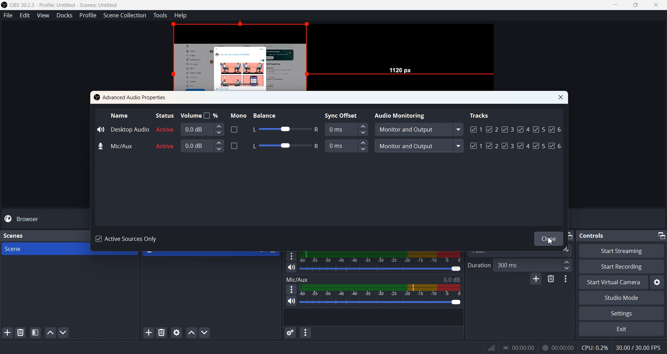 The width and height of the screenshot is (667, 354). What do you see at coordinates (489, 348) in the screenshot?
I see `Signals` at bounding box center [489, 348].